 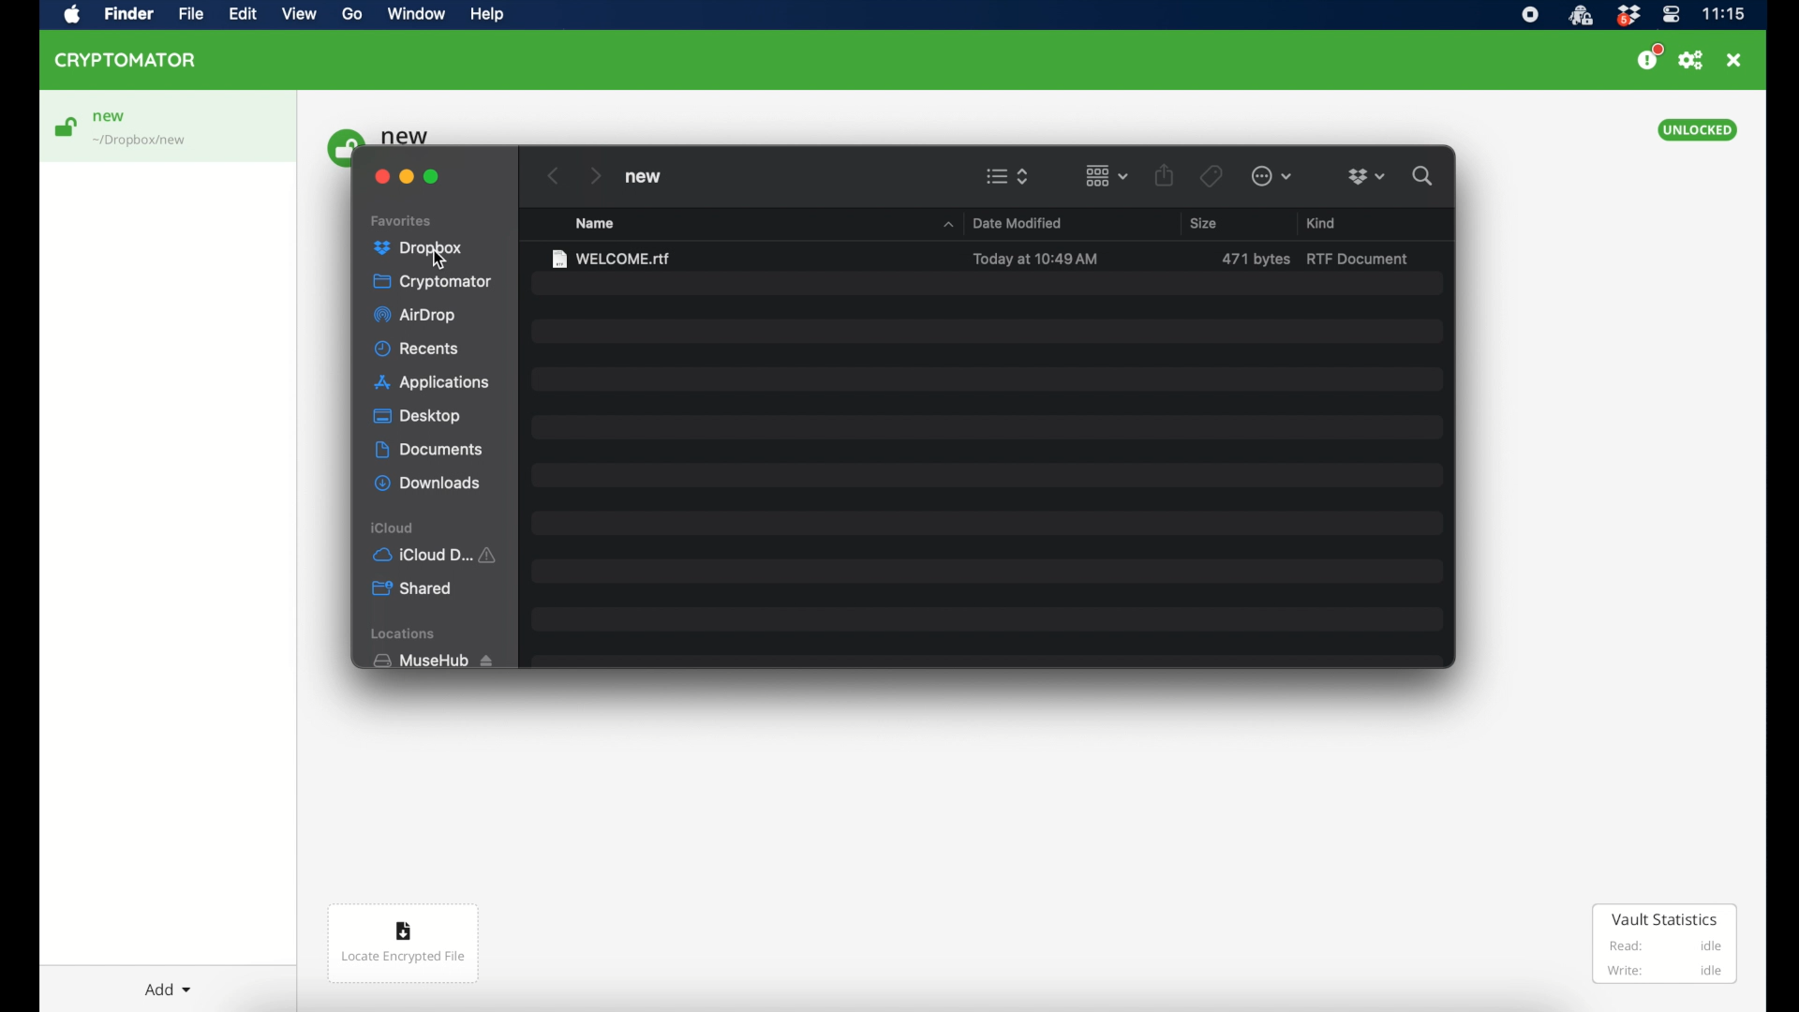 What do you see at coordinates (438, 555) in the screenshot?
I see `iCloud` at bounding box center [438, 555].